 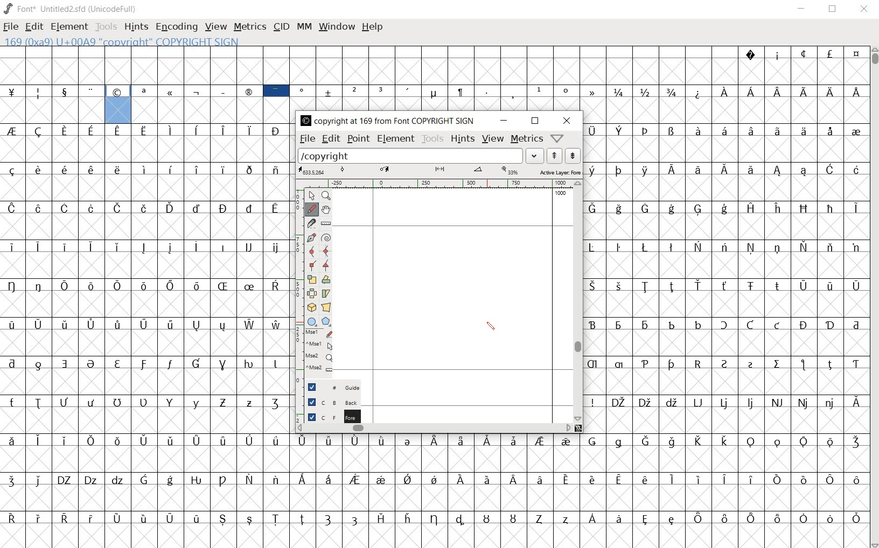 I want to click on active layer:FOREGROUND, so click(x=439, y=171).